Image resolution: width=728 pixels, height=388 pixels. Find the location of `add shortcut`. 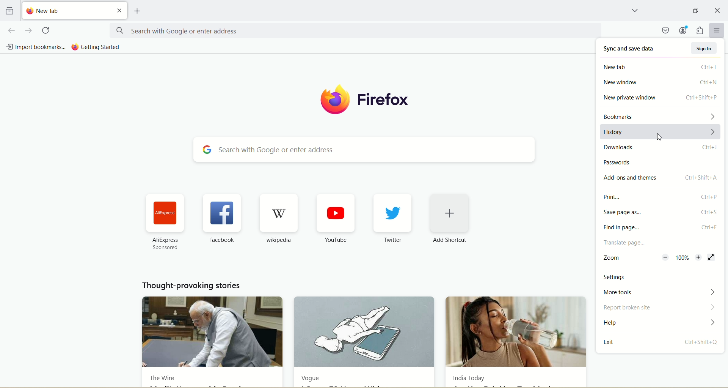

add shortcut is located at coordinates (449, 213).